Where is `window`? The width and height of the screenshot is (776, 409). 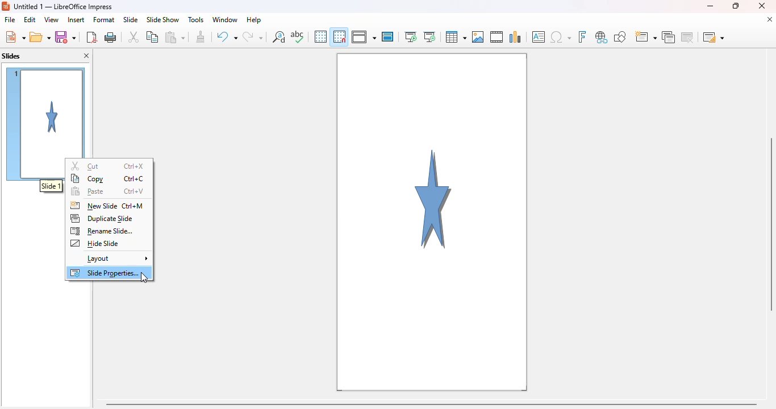
window is located at coordinates (224, 20).